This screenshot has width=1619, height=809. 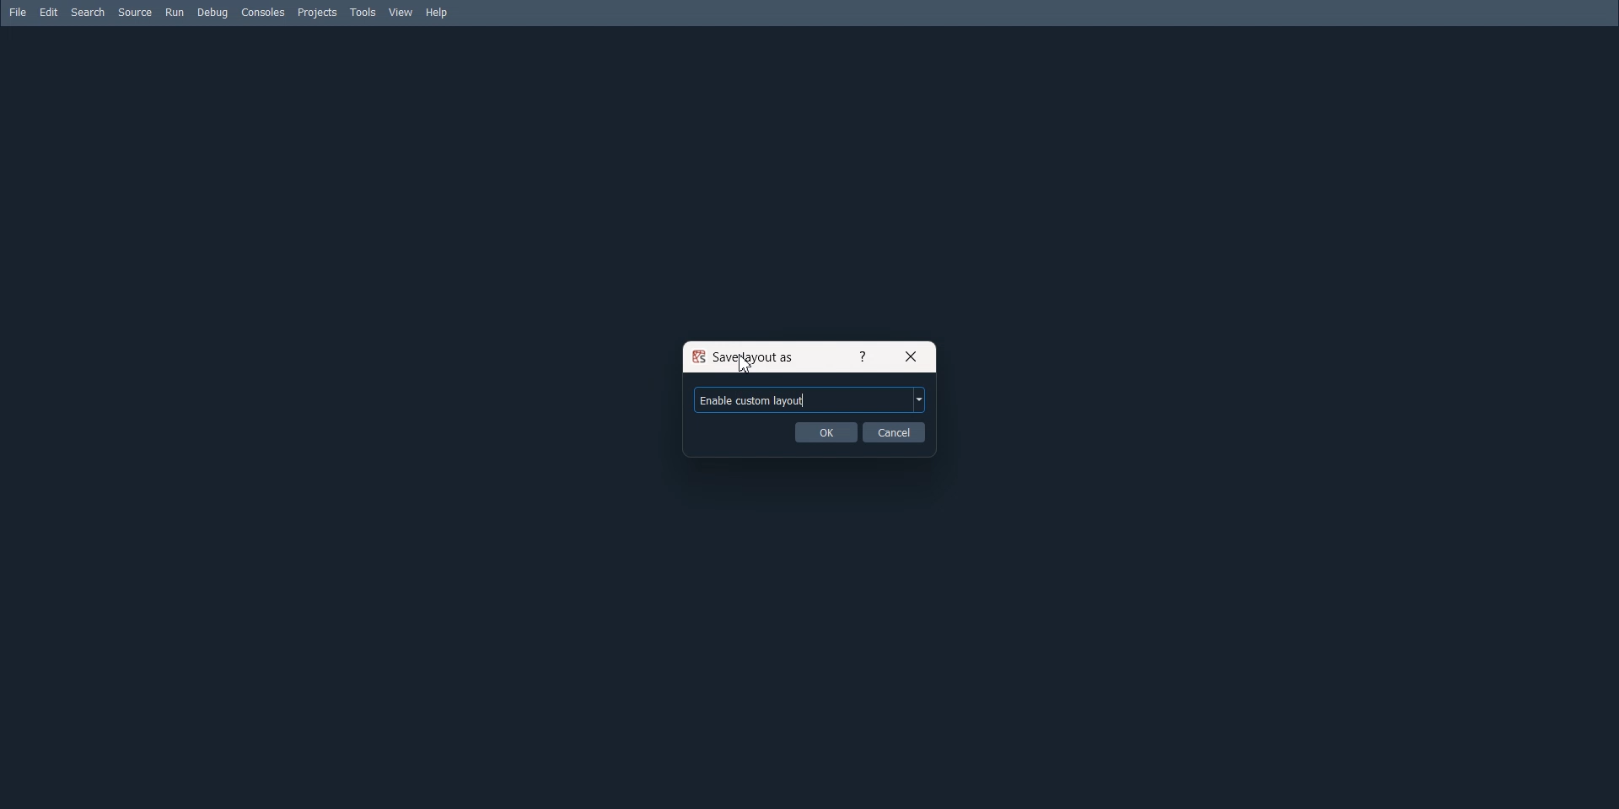 I want to click on Enable custom layout, so click(x=811, y=399).